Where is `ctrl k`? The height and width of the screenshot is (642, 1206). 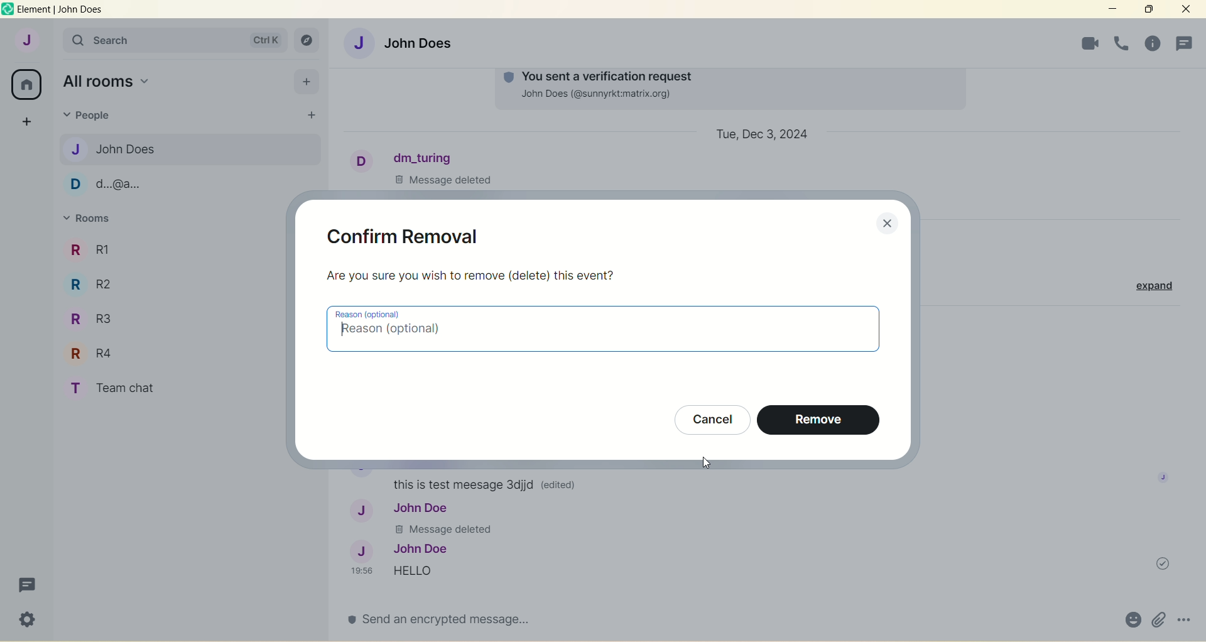
ctrl k is located at coordinates (263, 36).